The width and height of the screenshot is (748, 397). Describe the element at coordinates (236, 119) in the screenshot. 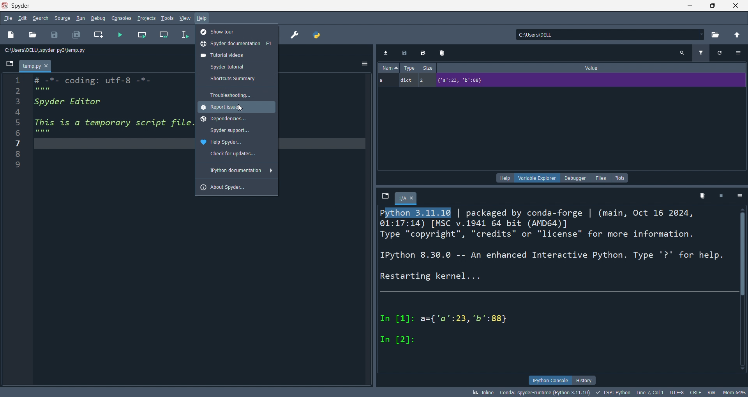

I see `dependencies` at that location.